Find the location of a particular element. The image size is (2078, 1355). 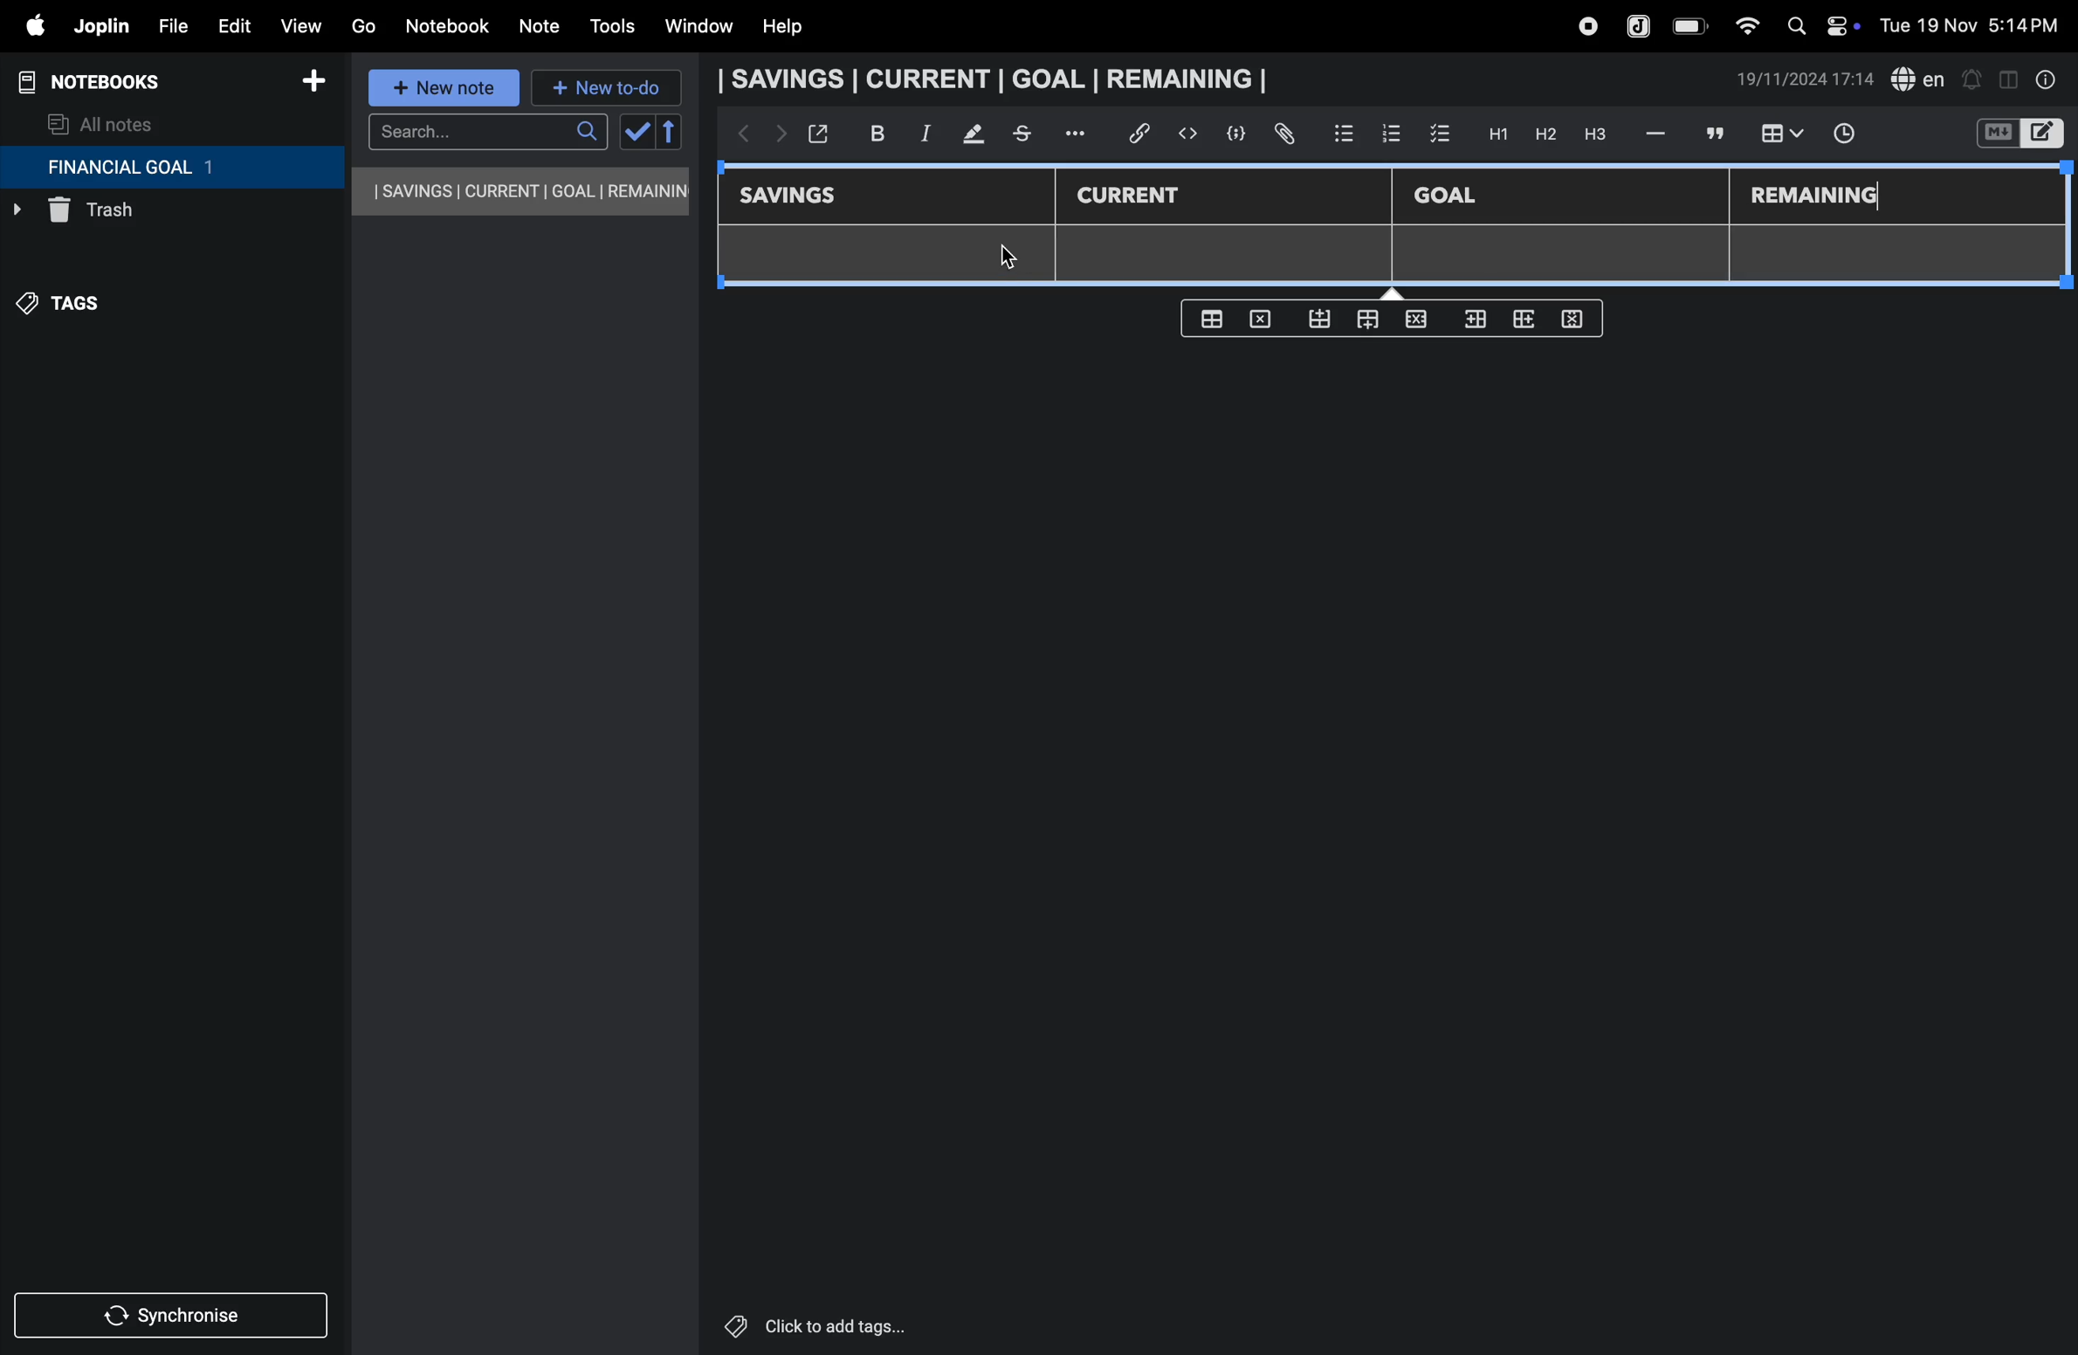

forward is located at coordinates (776, 137).